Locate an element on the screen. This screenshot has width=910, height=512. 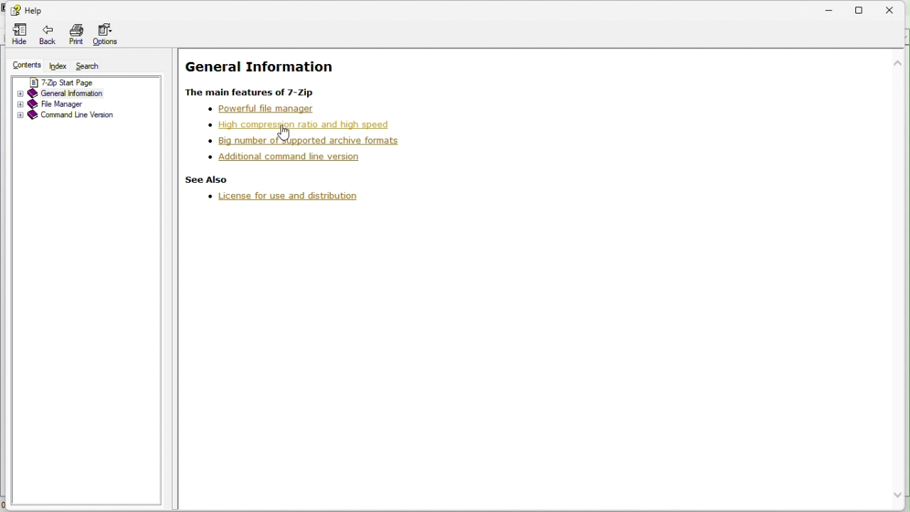
restore is located at coordinates (867, 7).